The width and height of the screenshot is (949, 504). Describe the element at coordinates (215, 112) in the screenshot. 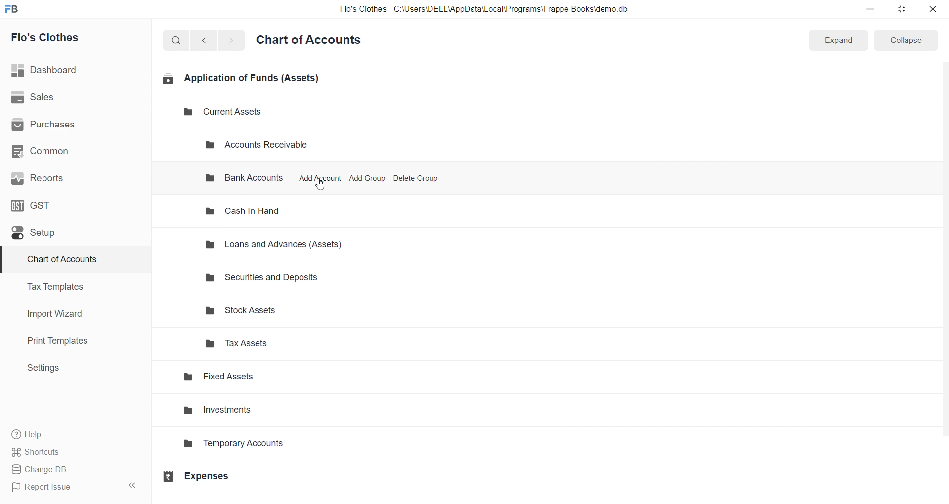

I see `Current Assets` at that location.